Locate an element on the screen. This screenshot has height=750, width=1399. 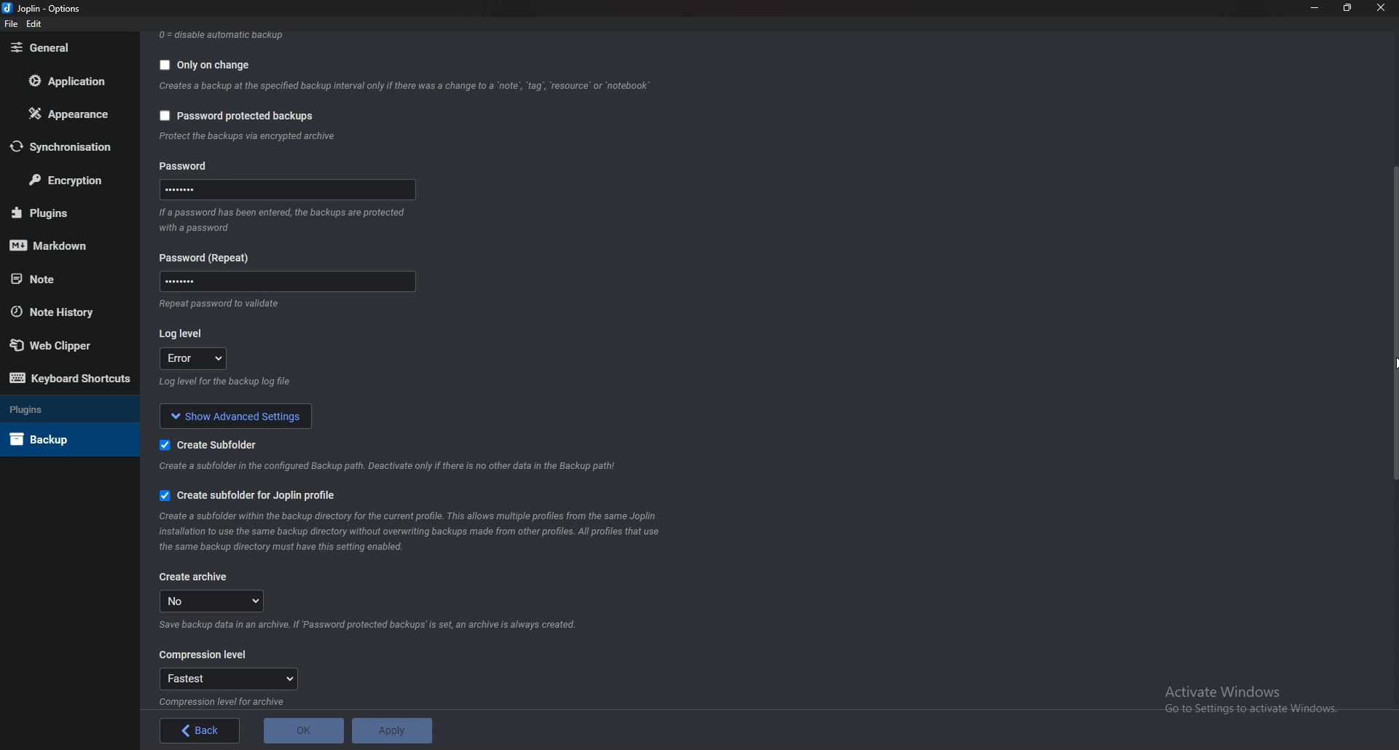
o K is located at coordinates (305, 732).